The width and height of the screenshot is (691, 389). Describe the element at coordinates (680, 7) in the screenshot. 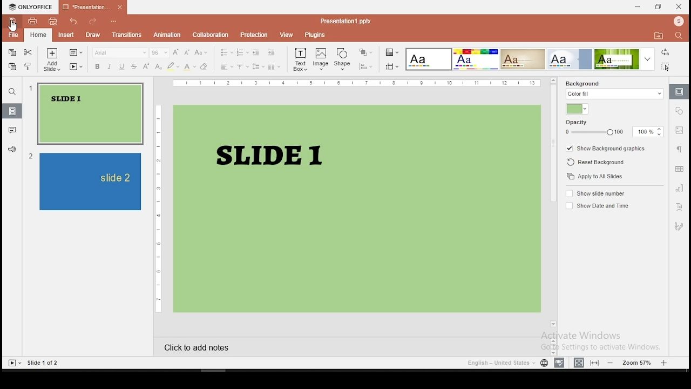

I see `close window` at that location.